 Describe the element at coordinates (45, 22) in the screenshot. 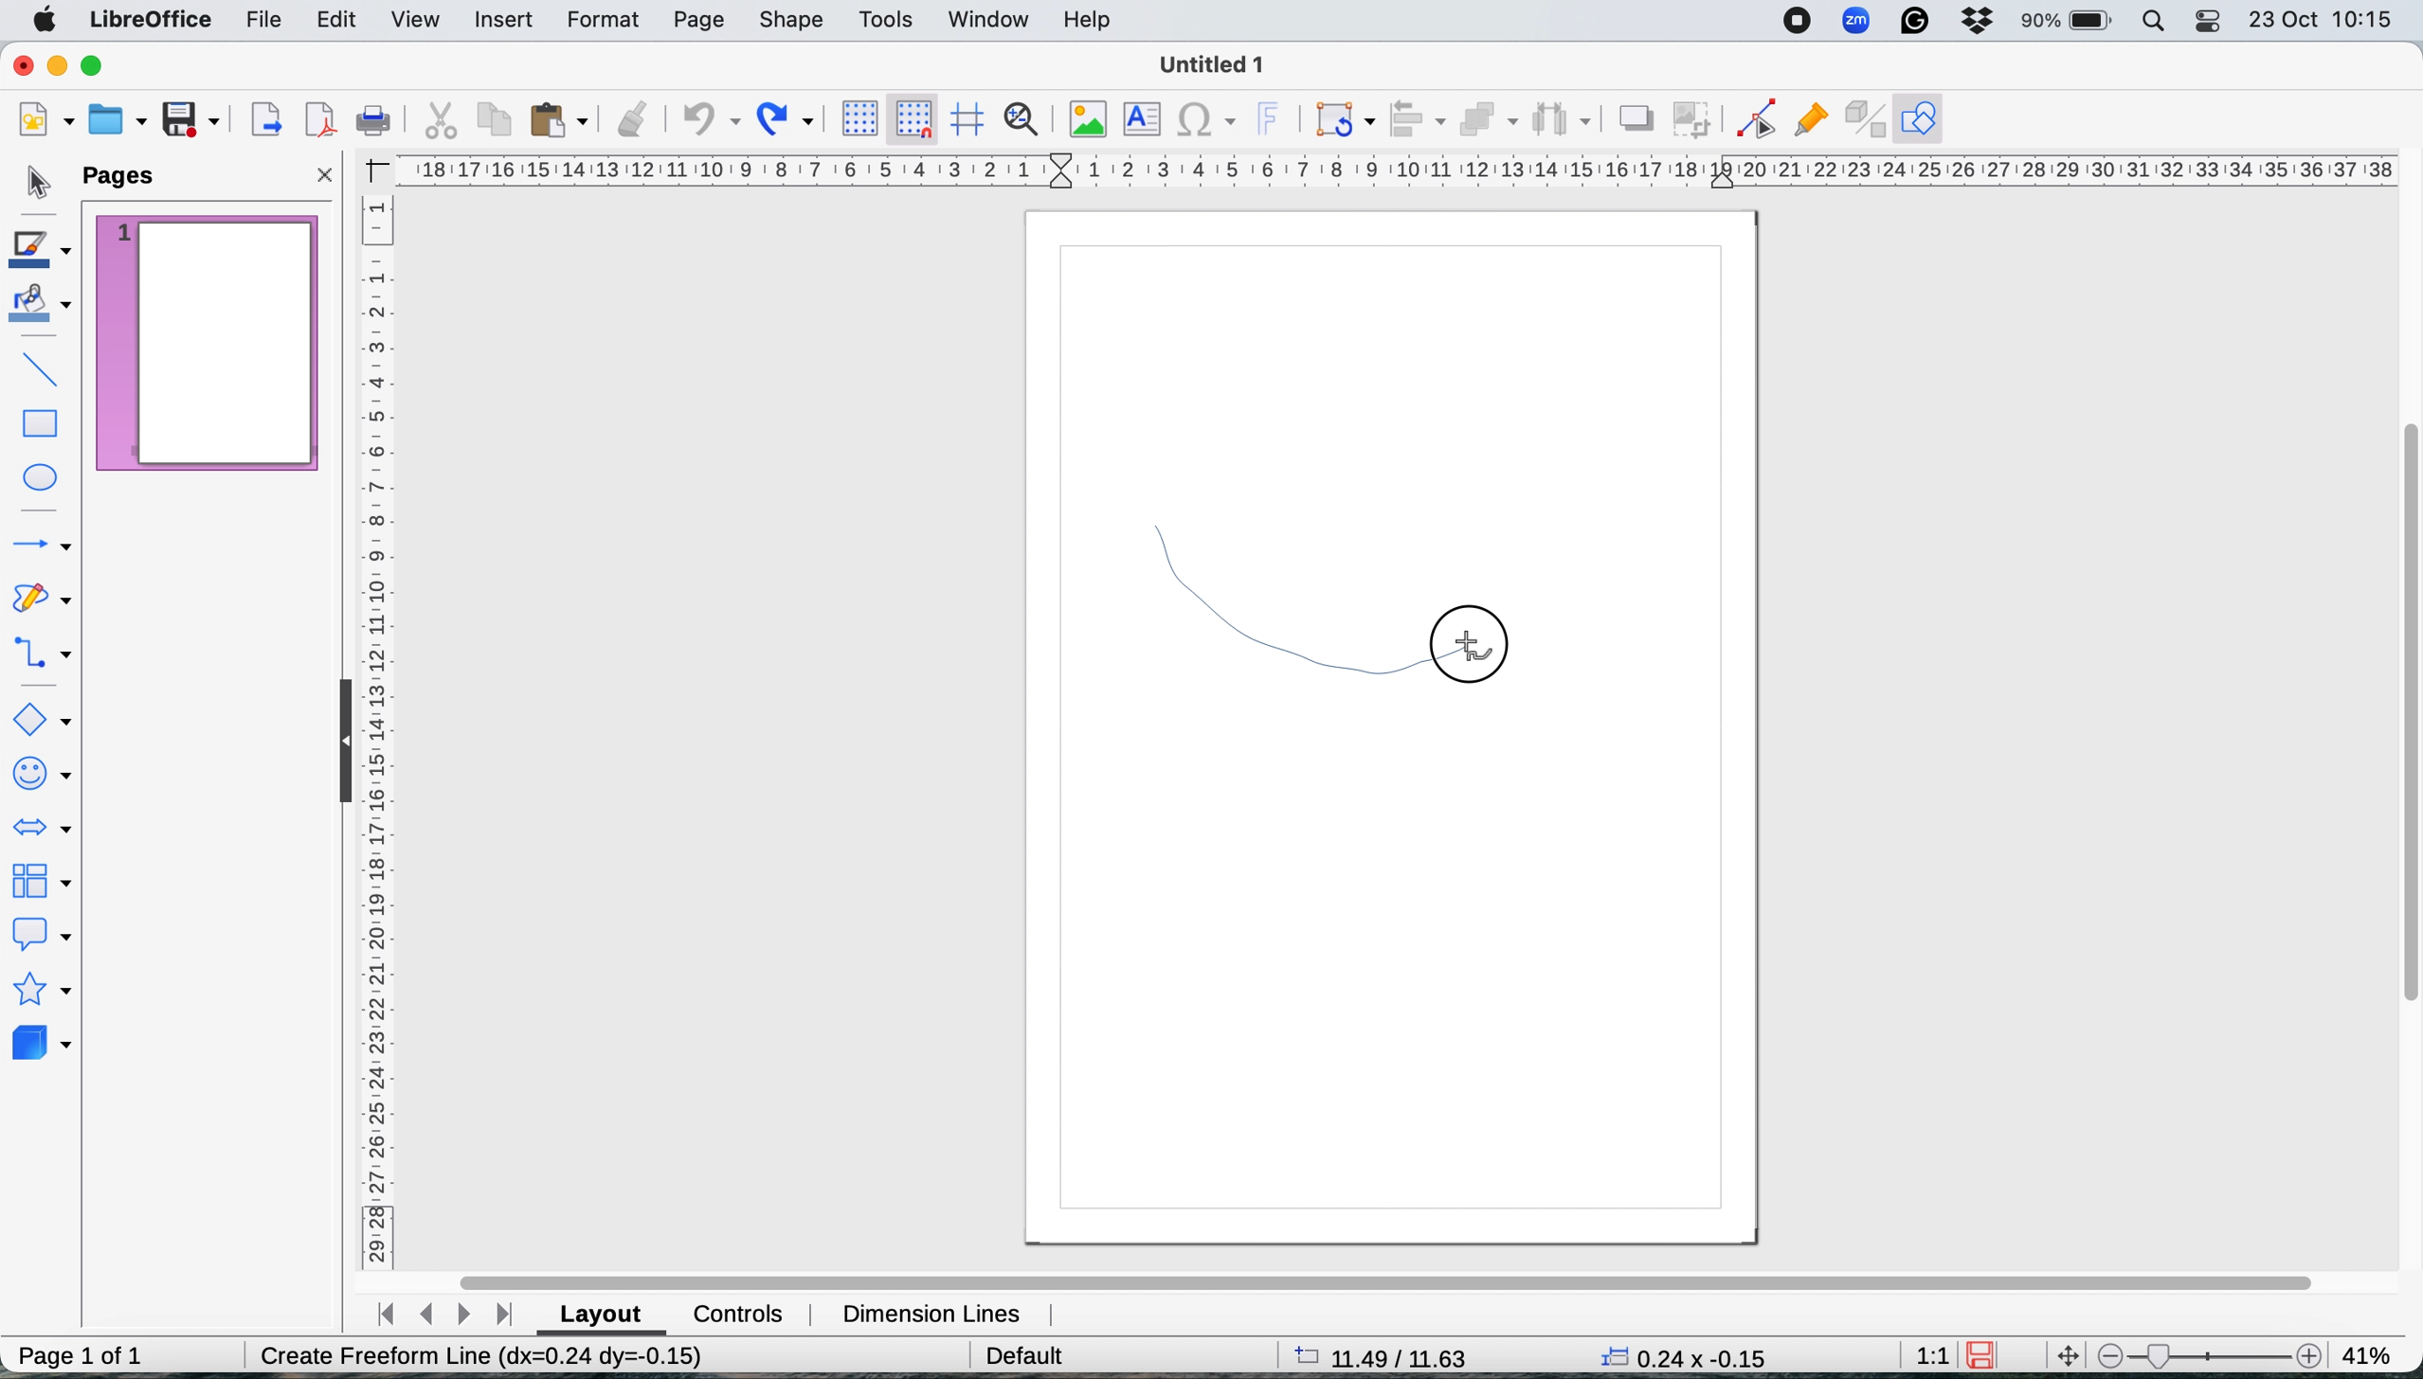

I see `system logo` at that location.